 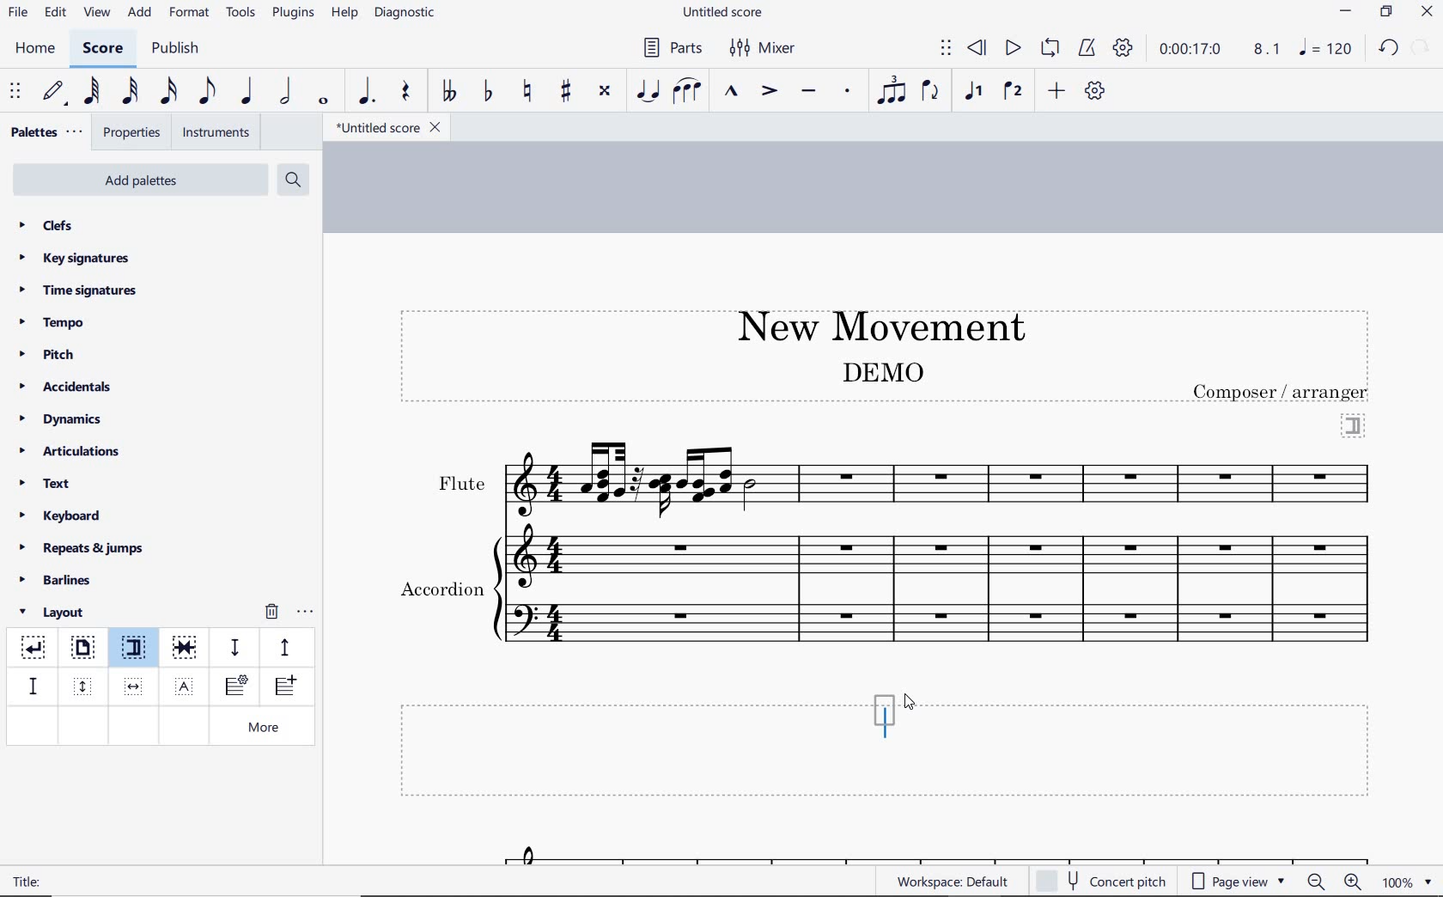 What do you see at coordinates (364, 92) in the screenshot?
I see `augmentation dot` at bounding box center [364, 92].